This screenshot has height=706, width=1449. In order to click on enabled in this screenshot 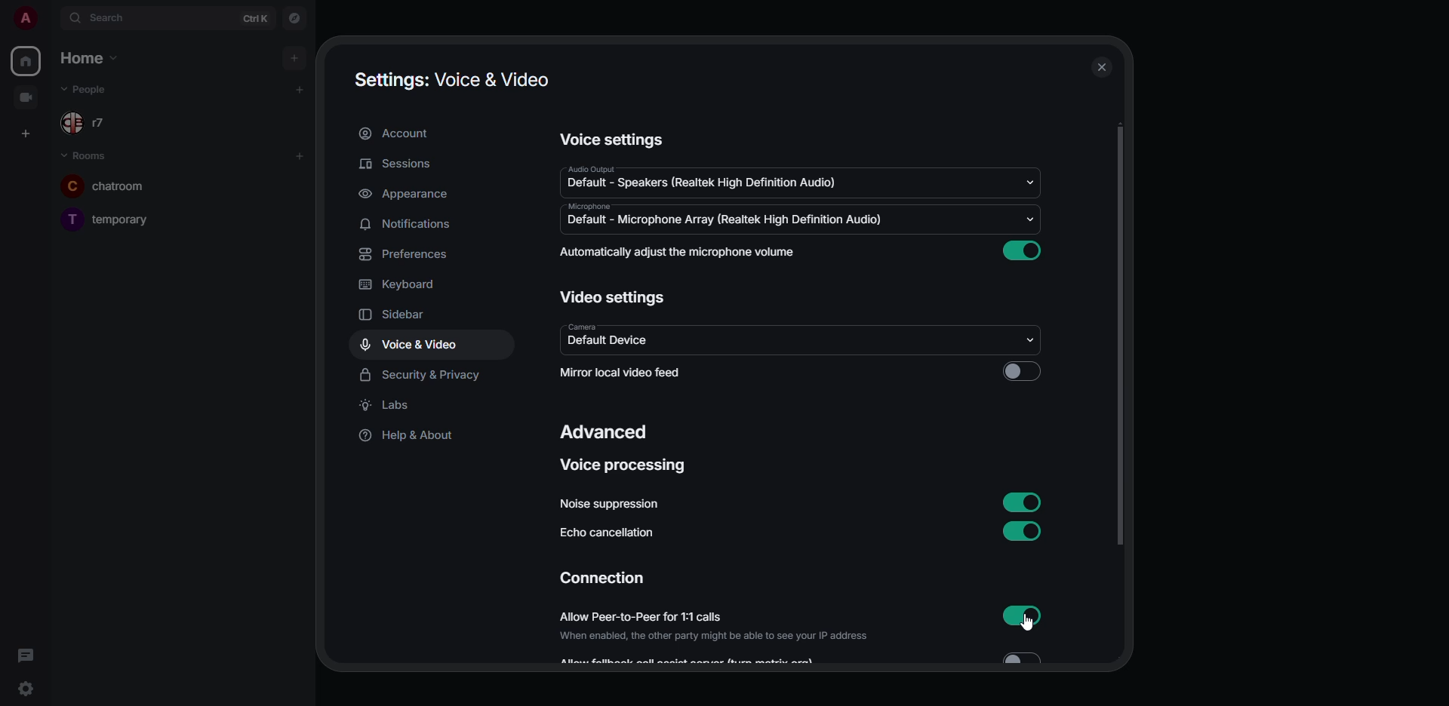, I will do `click(1021, 501)`.